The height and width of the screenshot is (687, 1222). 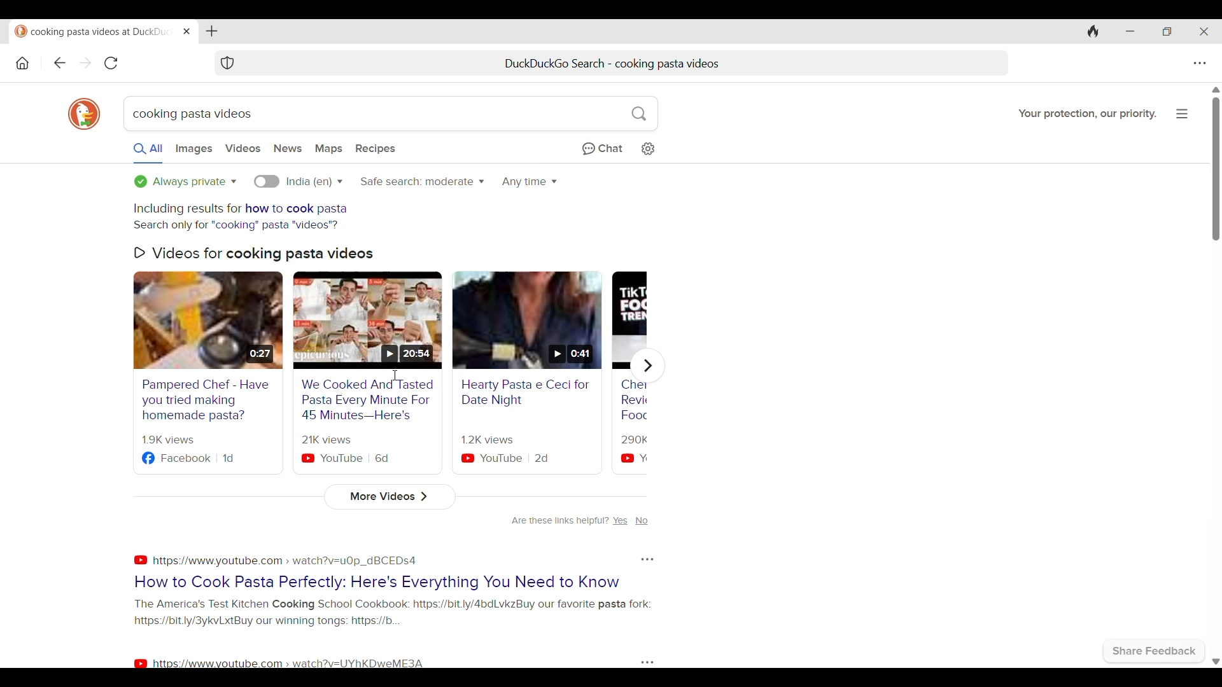 I want to click on Search news only, so click(x=287, y=149).